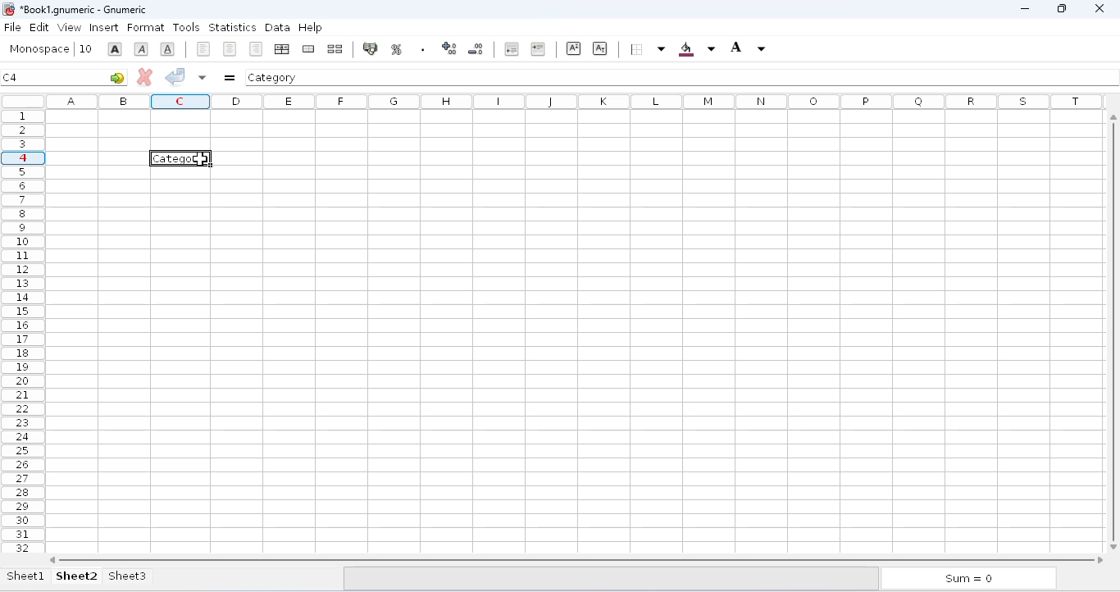 This screenshot has height=592, width=1120. Describe the element at coordinates (175, 75) in the screenshot. I see `accept change` at that location.